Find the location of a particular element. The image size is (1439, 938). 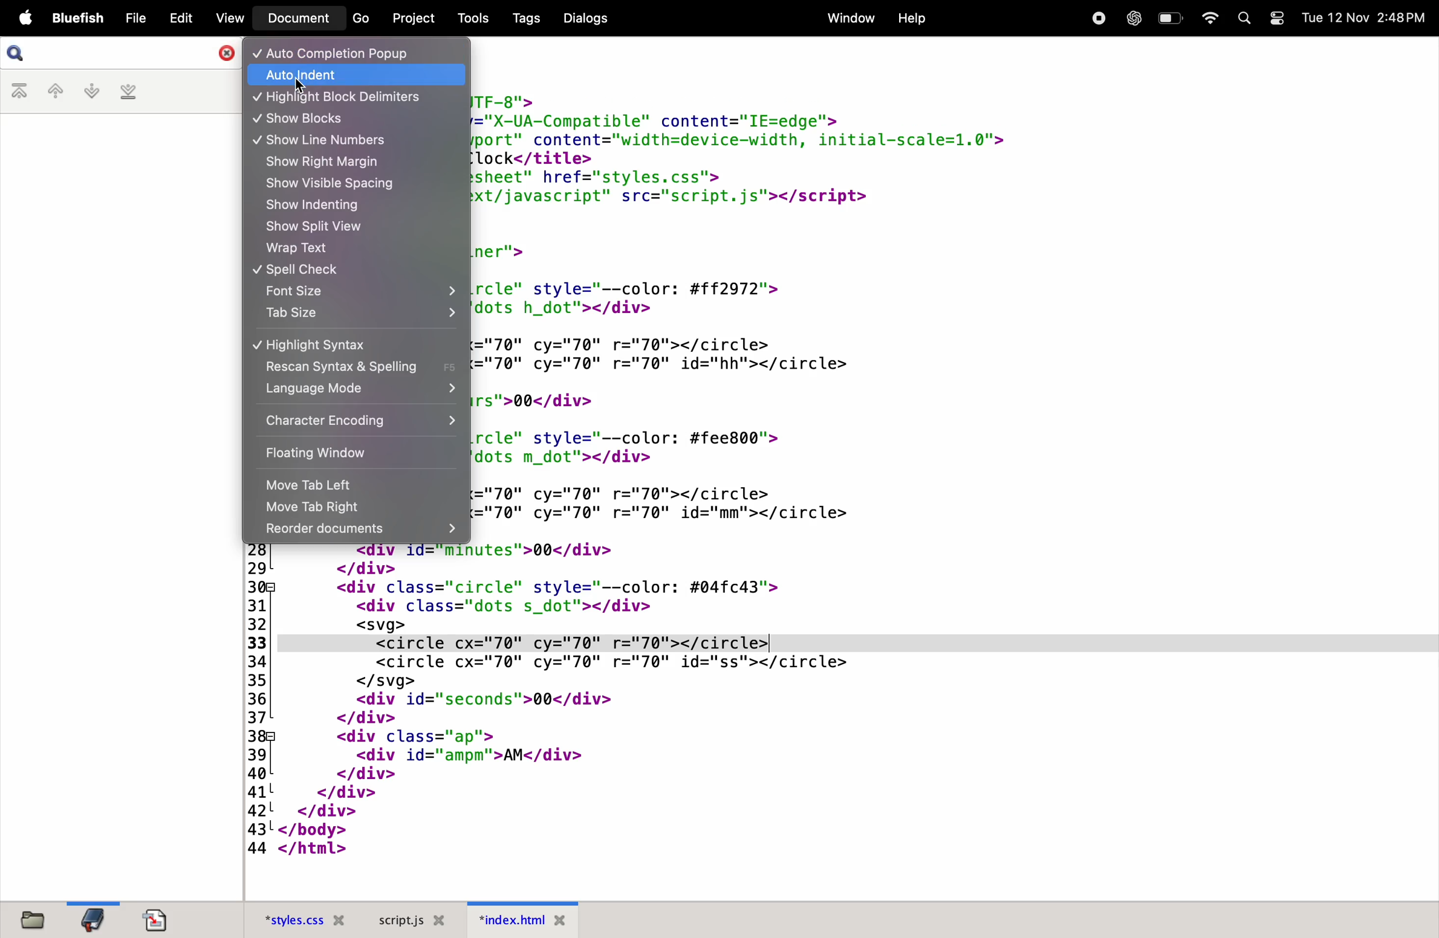

chatgpt is located at coordinates (1132, 18).